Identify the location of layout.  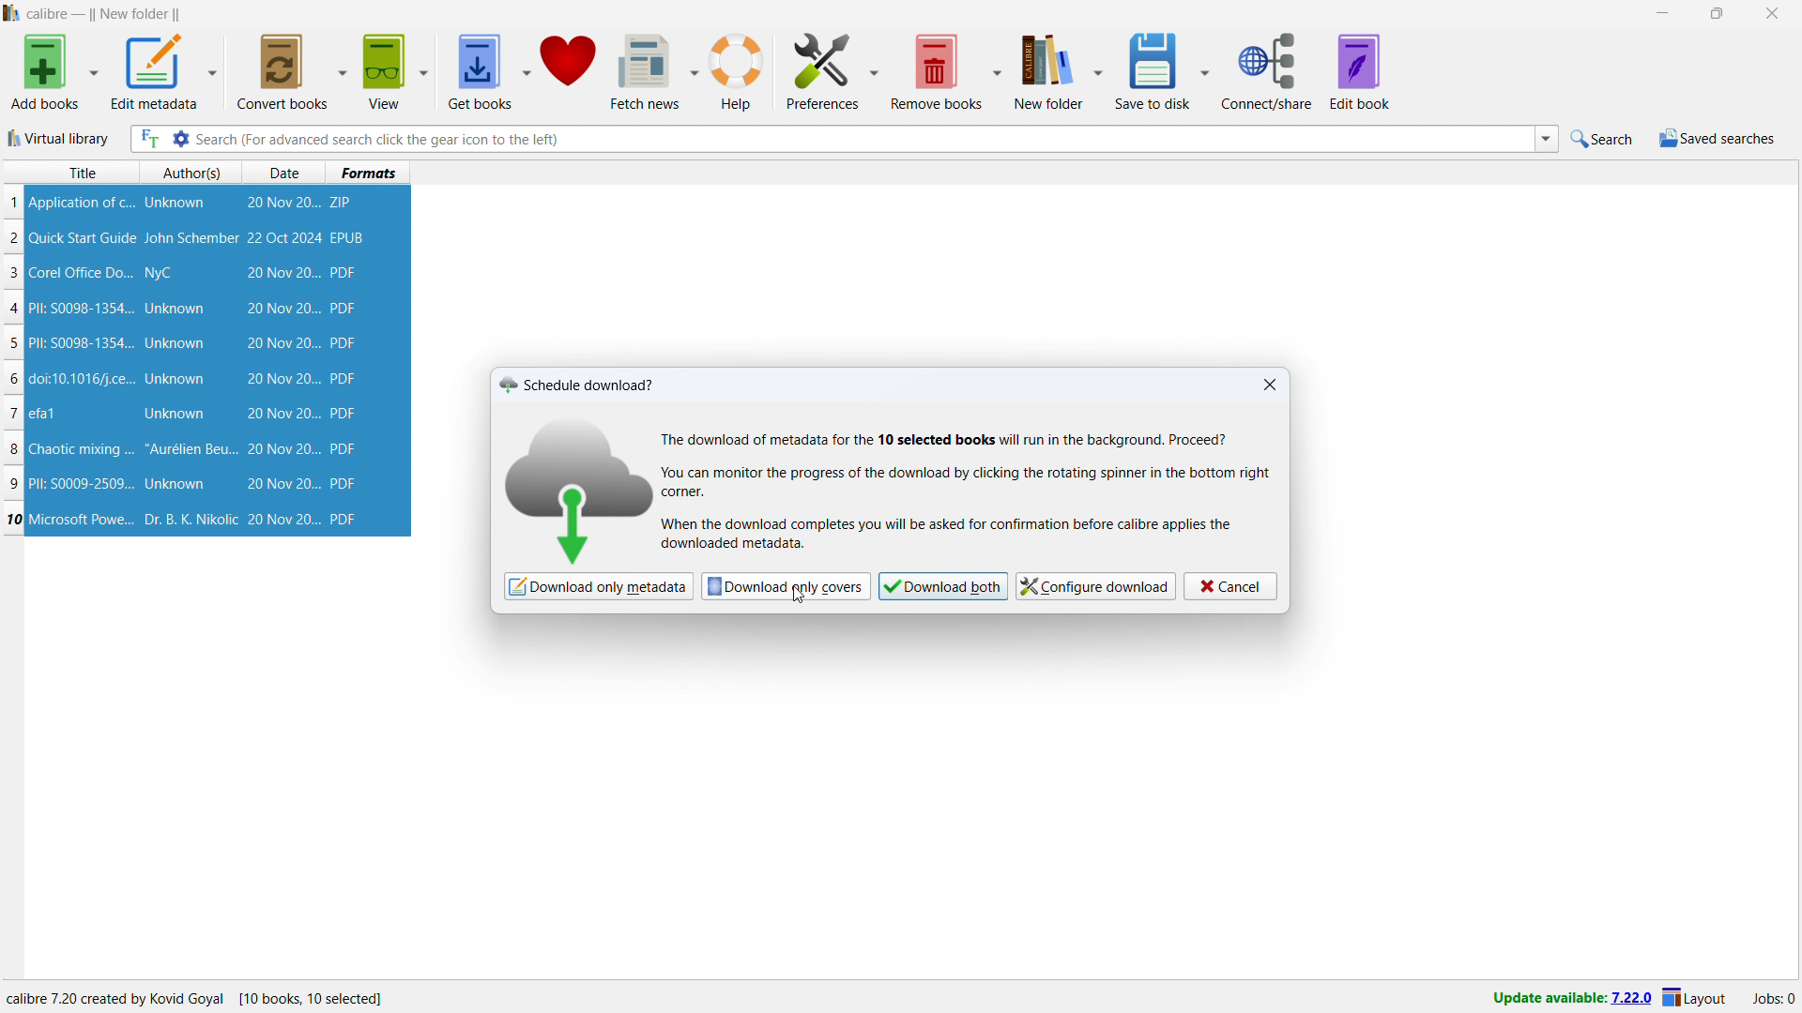
(1695, 999).